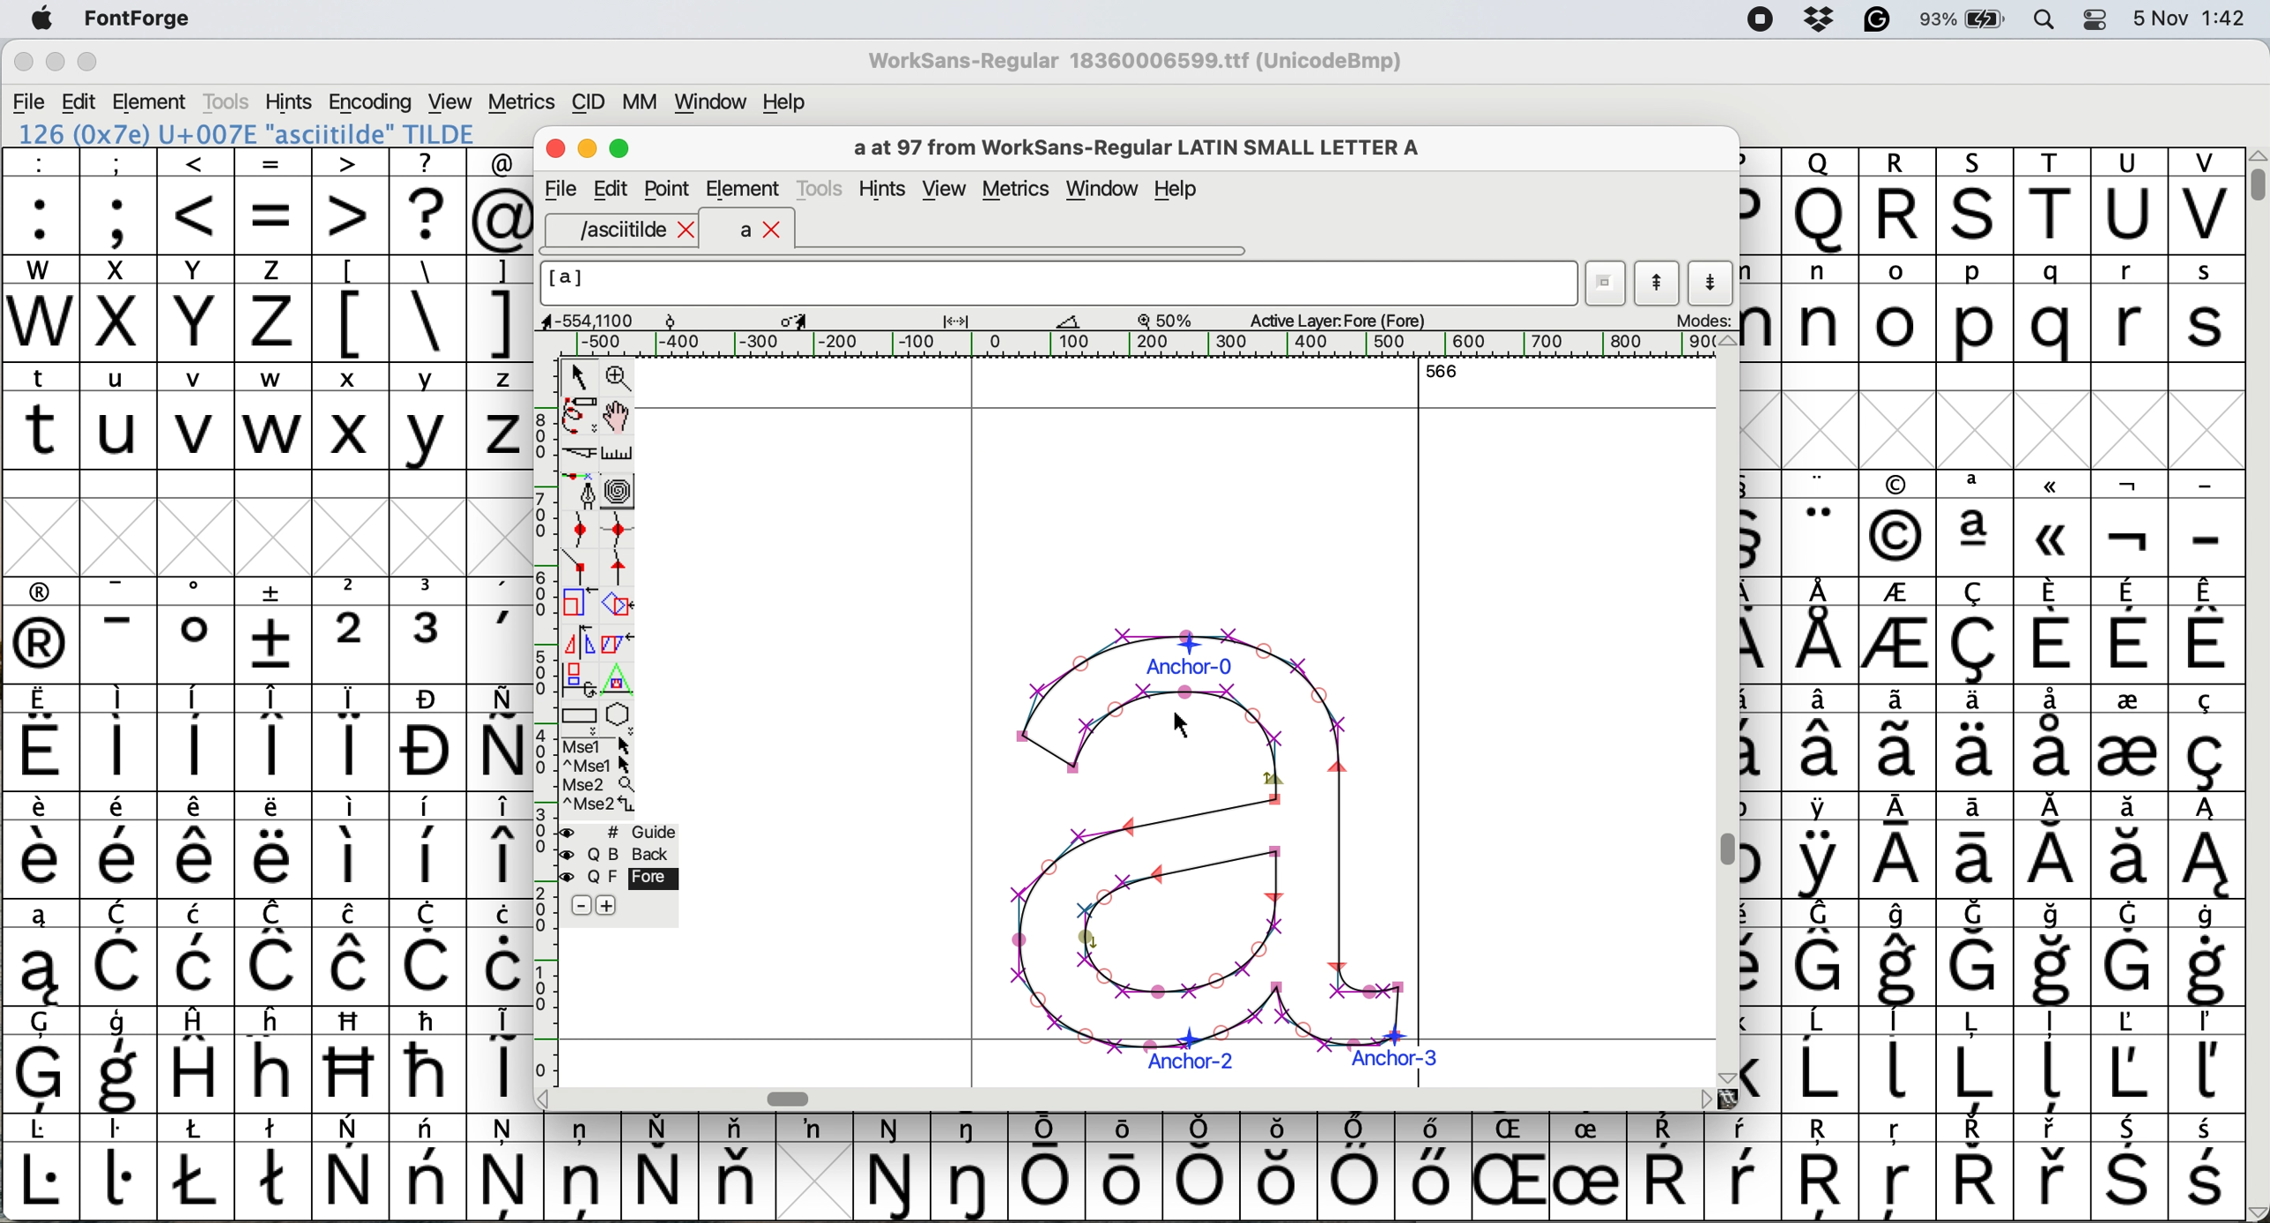  What do you see at coordinates (1896, 524) in the screenshot?
I see `` at bounding box center [1896, 524].